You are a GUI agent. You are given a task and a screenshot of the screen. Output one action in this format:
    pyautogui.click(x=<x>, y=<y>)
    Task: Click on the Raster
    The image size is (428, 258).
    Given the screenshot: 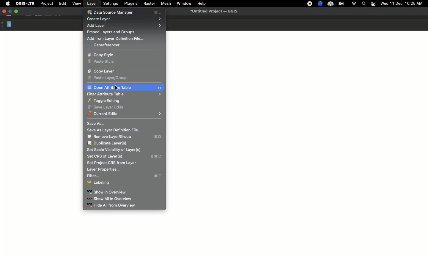 What is the action you would take?
    pyautogui.click(x=149, y=3)
    